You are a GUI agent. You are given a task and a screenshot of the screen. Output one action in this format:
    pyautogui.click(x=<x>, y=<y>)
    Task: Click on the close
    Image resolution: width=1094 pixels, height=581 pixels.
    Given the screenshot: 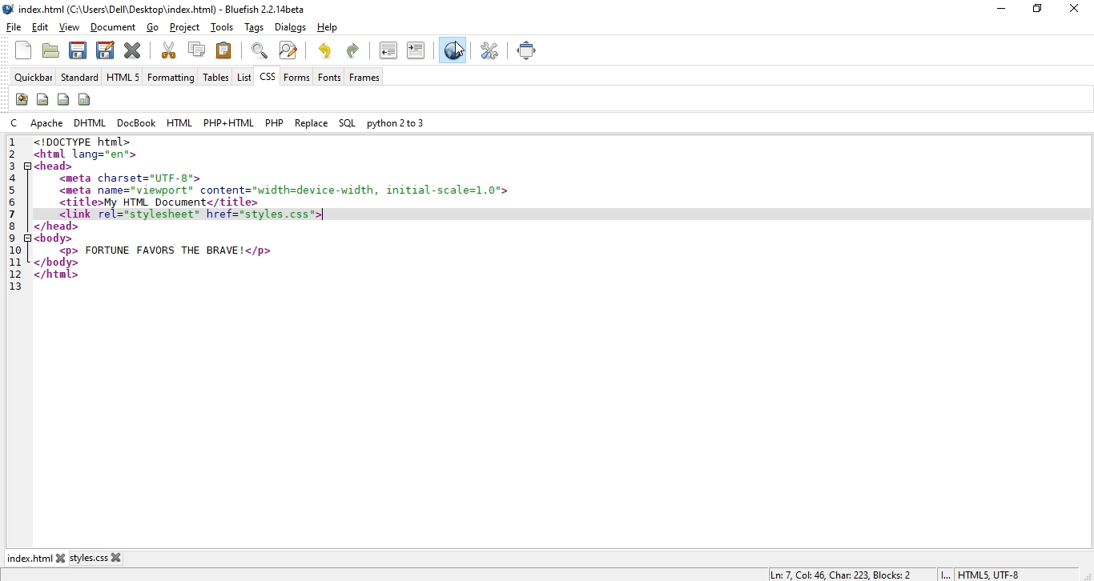 What is the action you would take?
    pyautogui.click(x=120, y=557)
    